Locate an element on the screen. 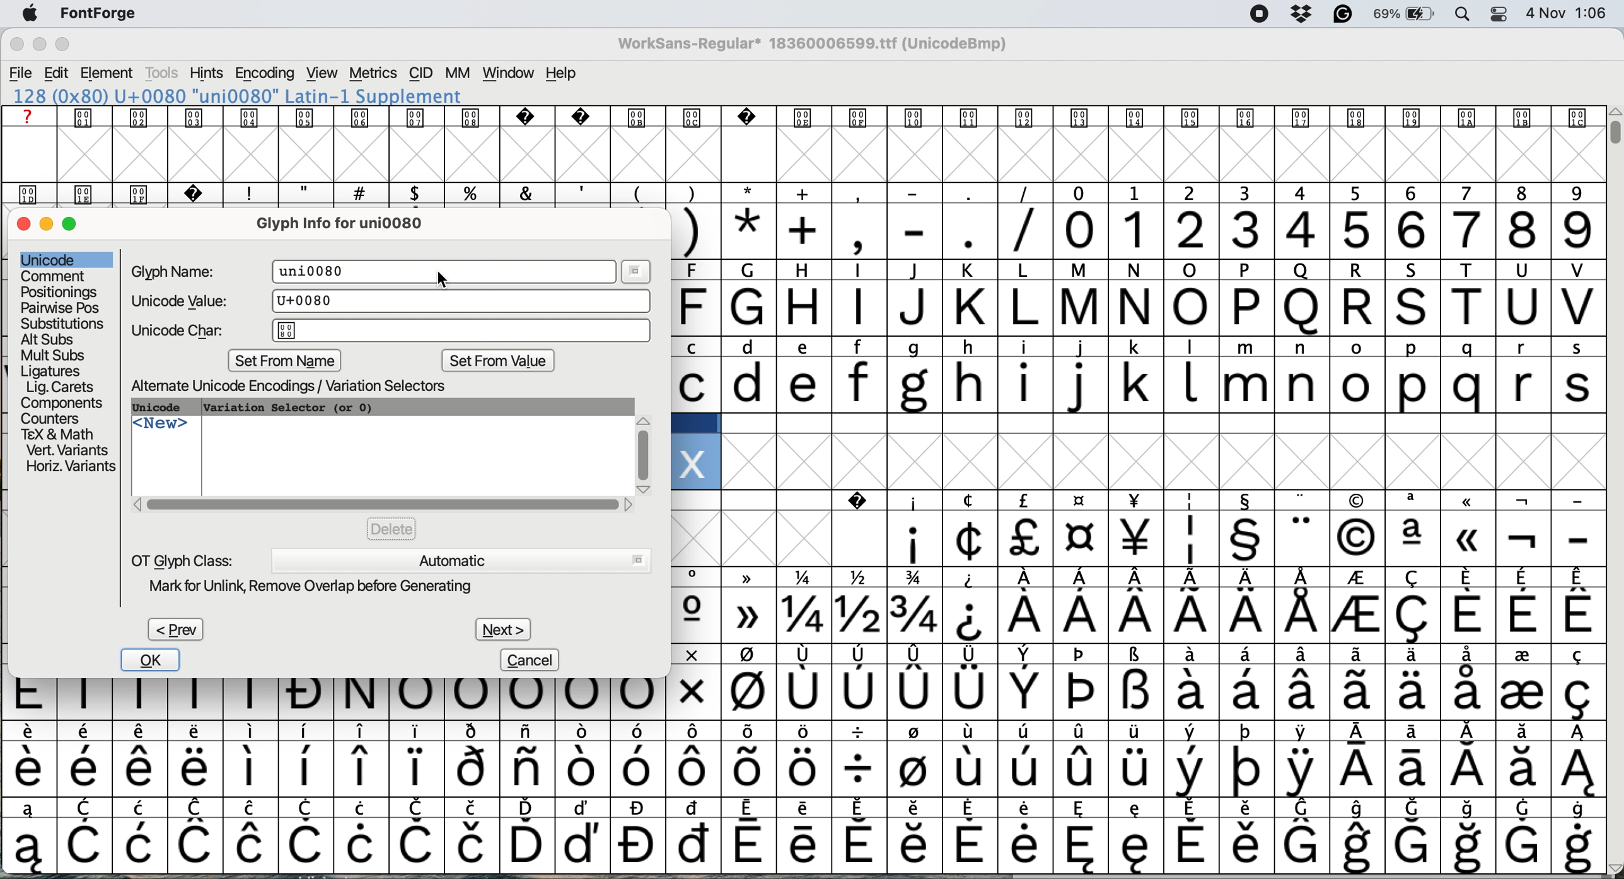  horizontal variants is located at coordinates (69, 467).